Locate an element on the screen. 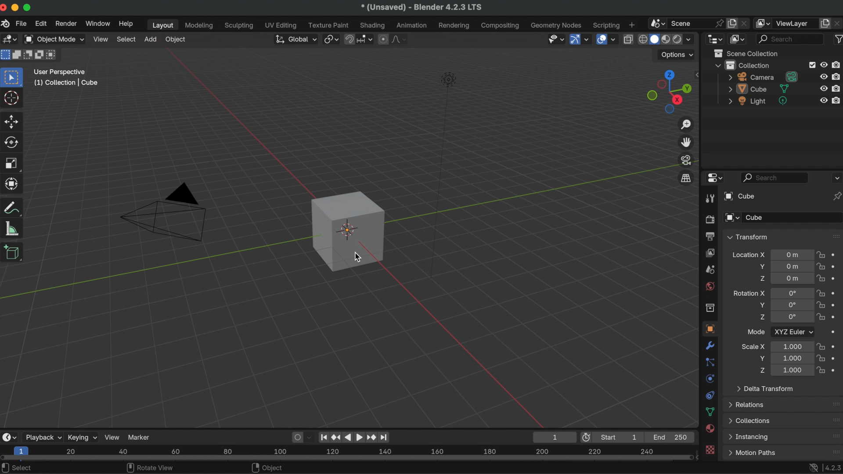  scene is located at coordinates (685, 22).